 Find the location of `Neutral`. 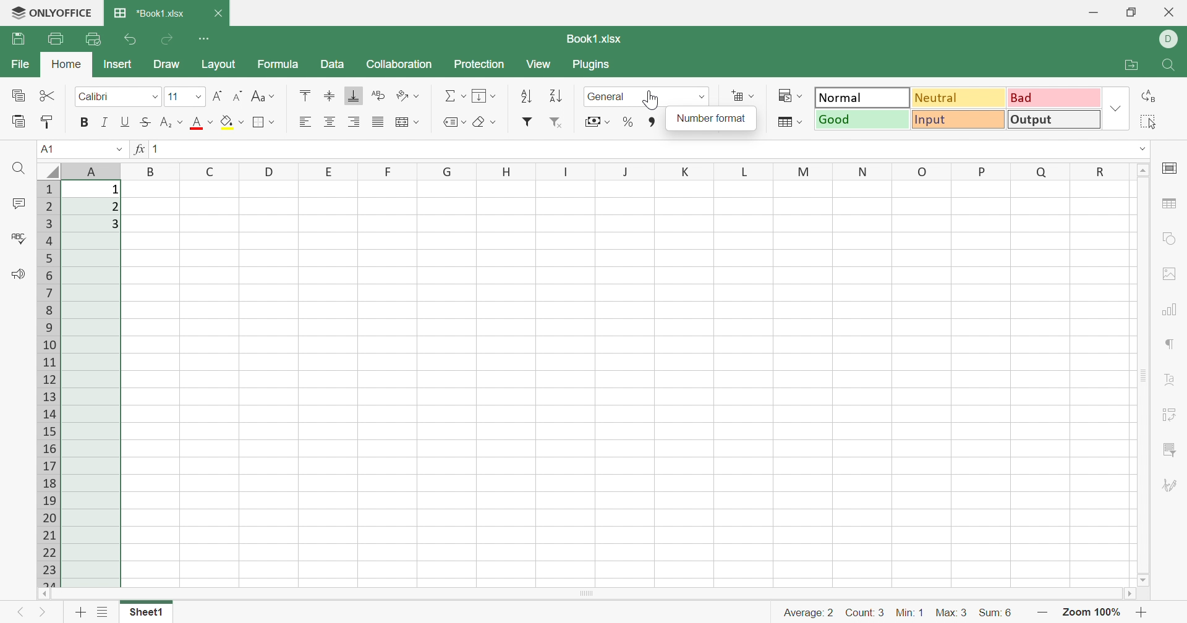

Neutral is located at coordinates (960, 97).